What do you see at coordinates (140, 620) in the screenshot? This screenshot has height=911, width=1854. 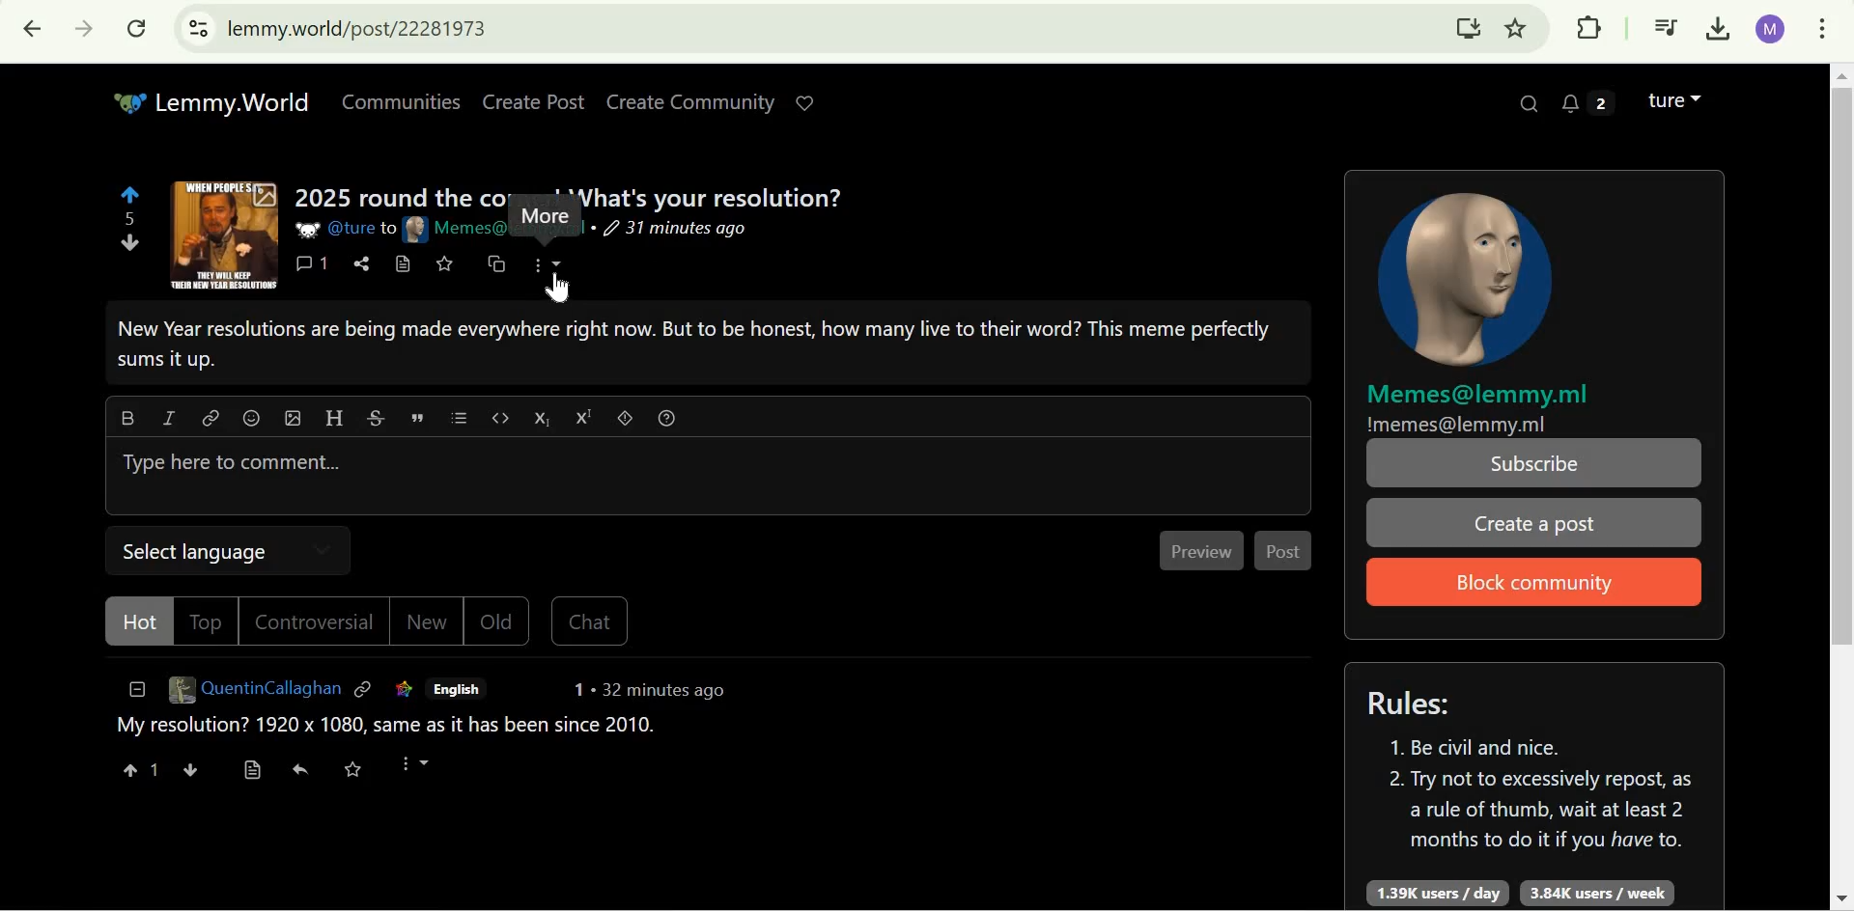 I see `Hot` at bounding box center [140, 620].